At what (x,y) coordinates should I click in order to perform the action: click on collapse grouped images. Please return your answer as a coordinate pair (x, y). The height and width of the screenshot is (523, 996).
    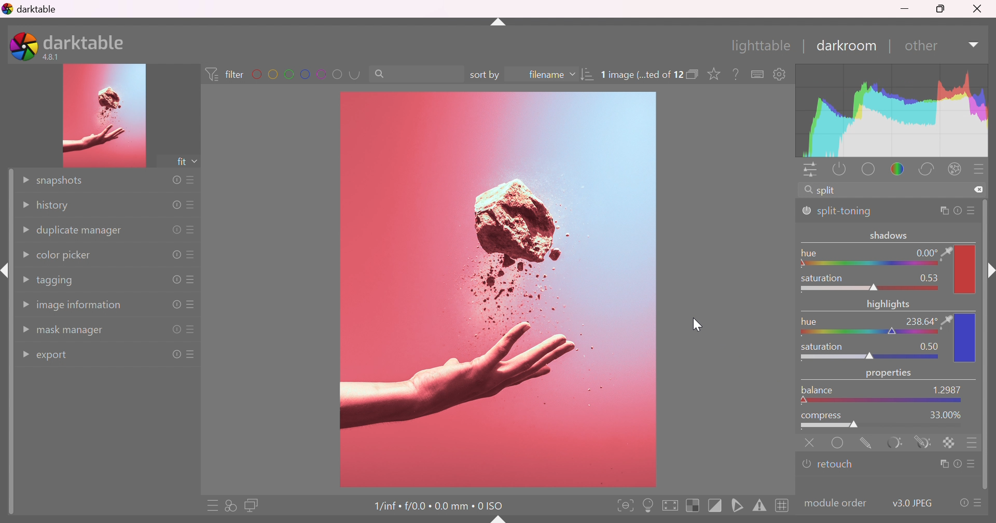
    Looking at the image, I should click on (694, 73).